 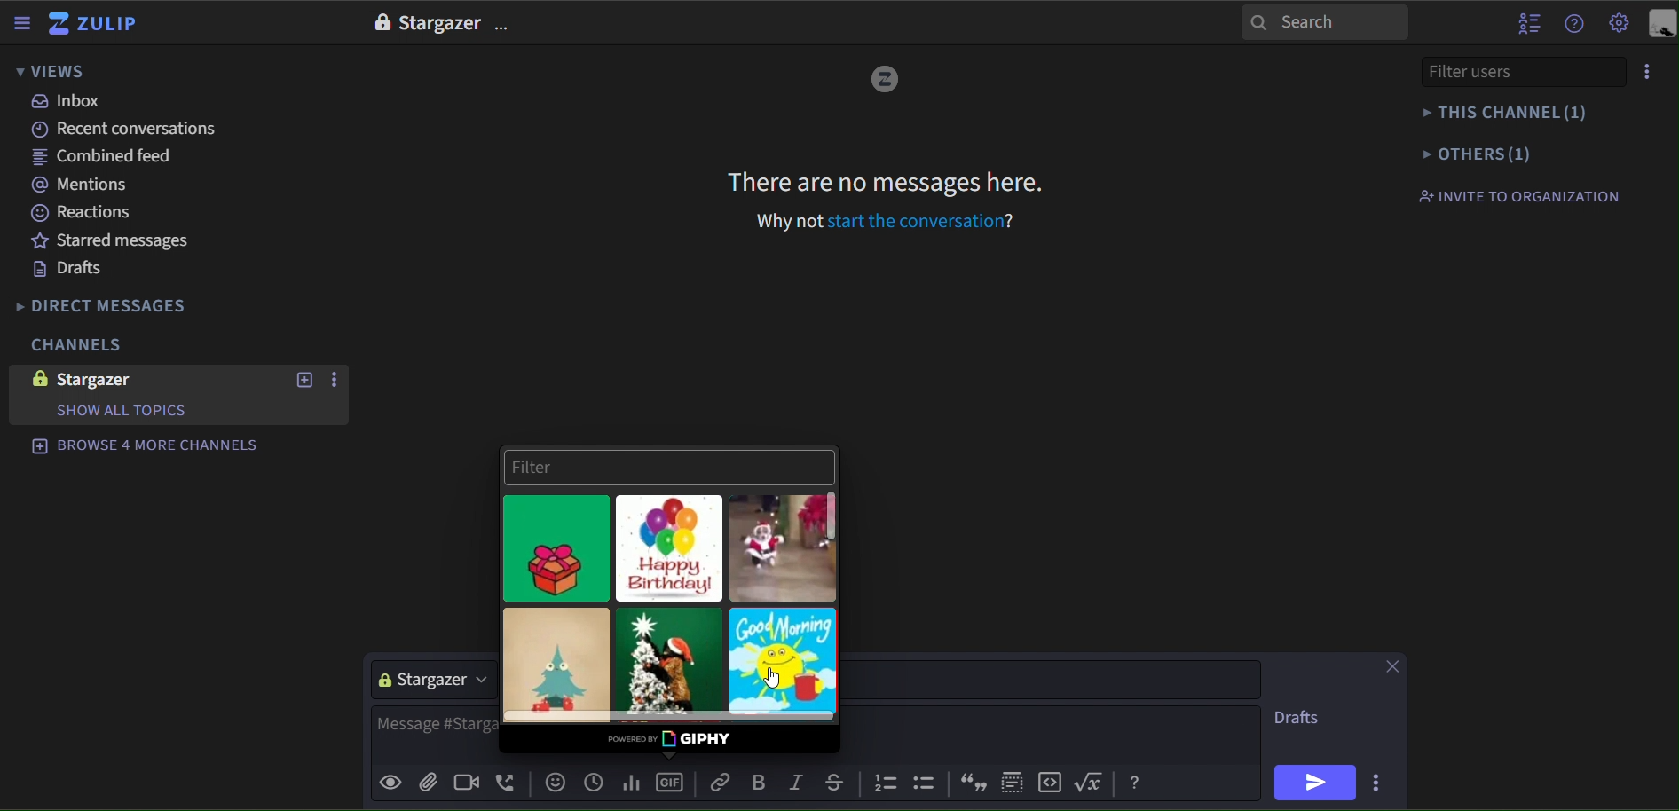 What do you see at coordinates (433, 725) in the screenshot?
I see `message #Stargazer` at bounding box center [433, 725].